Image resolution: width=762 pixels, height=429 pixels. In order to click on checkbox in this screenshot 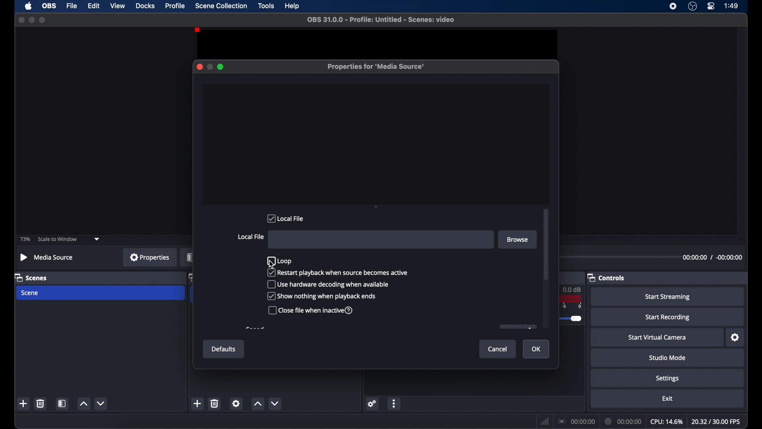, I will do `click(279, 261)`.